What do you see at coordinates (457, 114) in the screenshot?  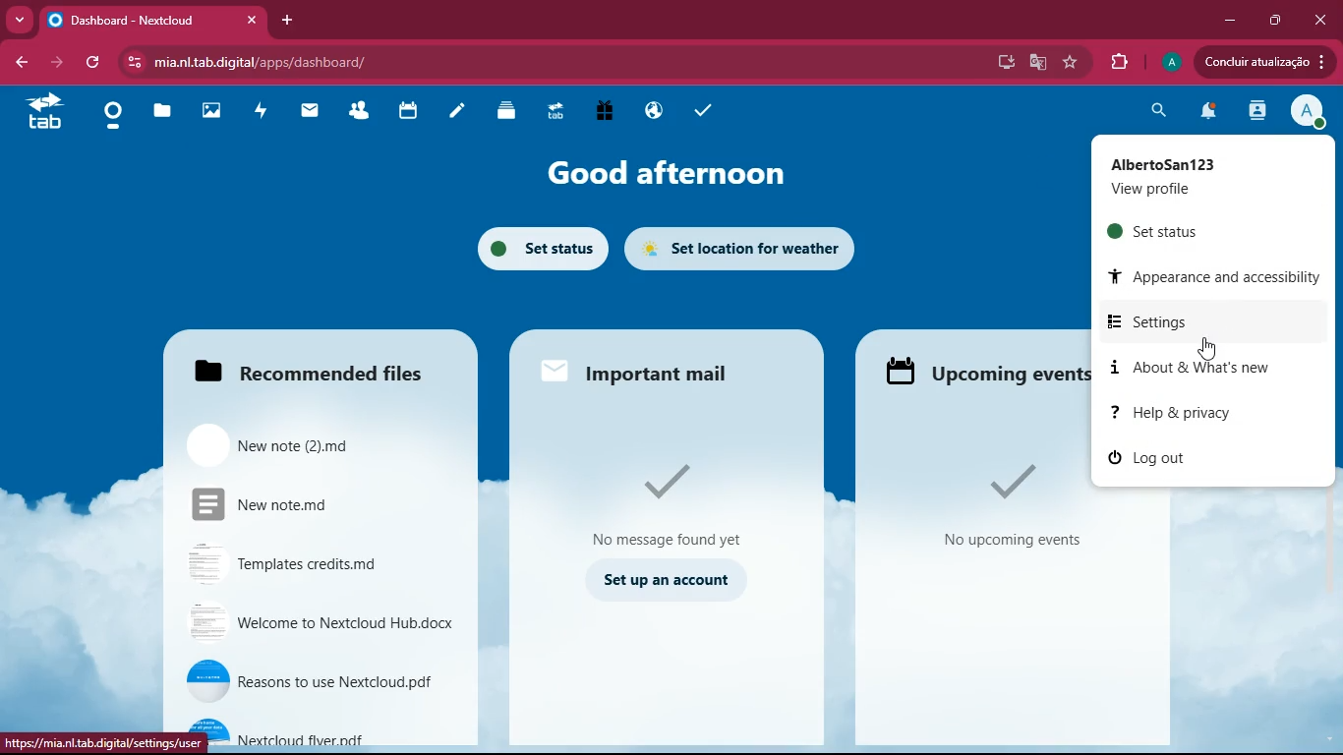 I see `notes` at bounding box center [457, 114].